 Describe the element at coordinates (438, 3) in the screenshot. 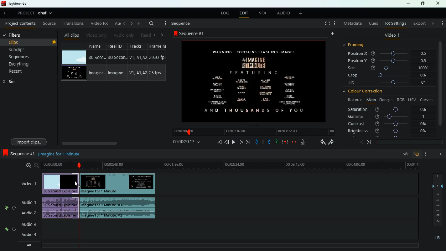

I see `close` at that location.